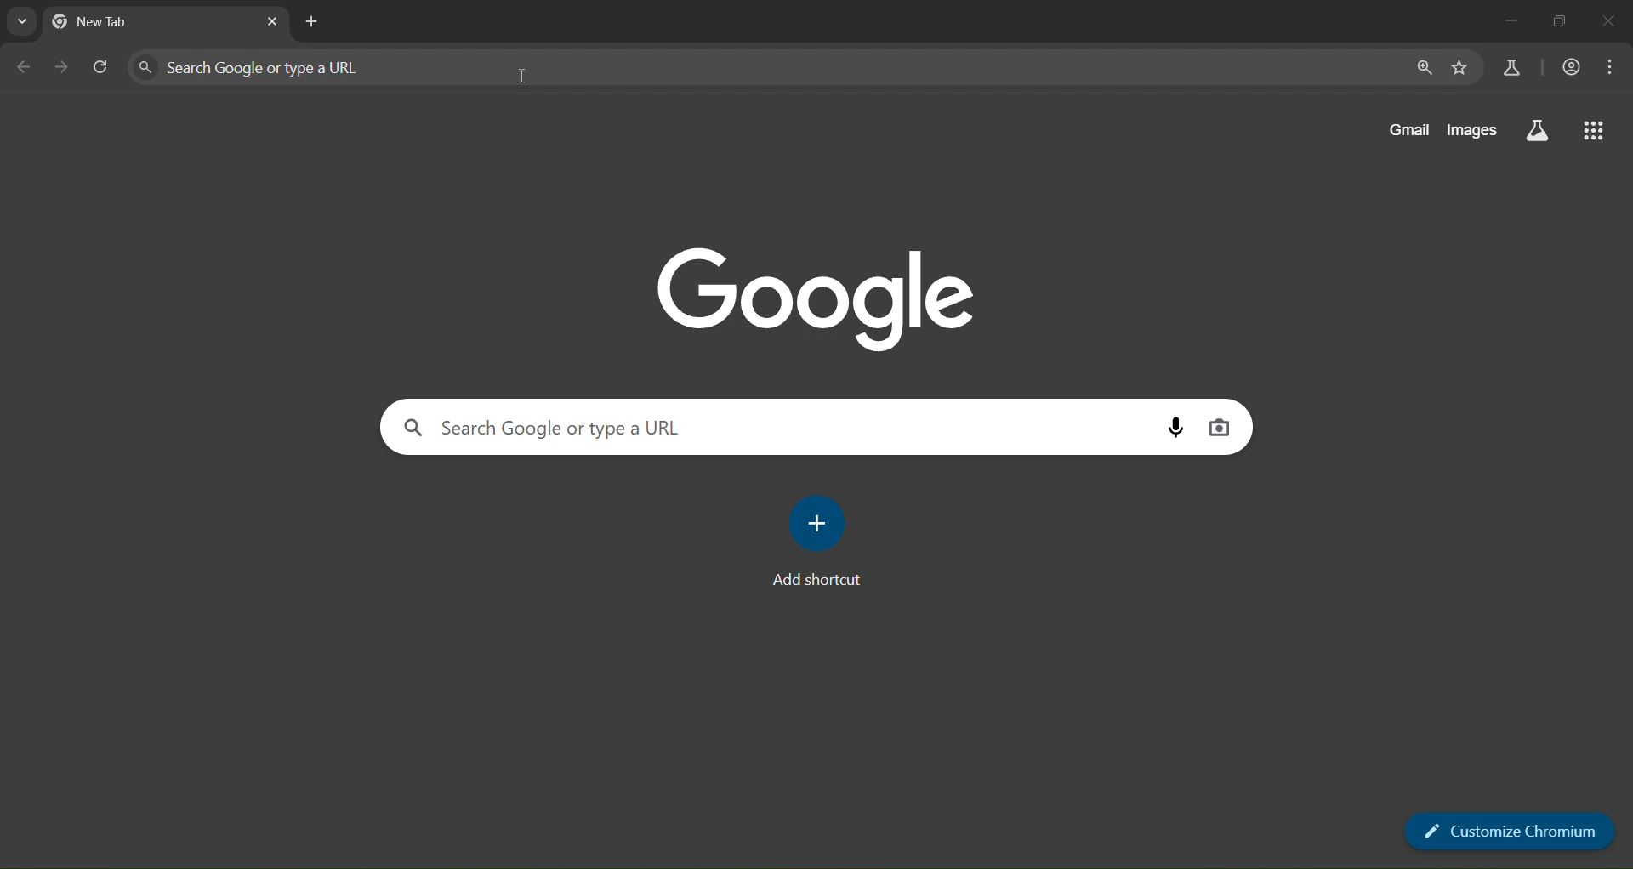 The width and height of the screenshot is (1633, 869). I want to click on menu, so click(1606, 65).